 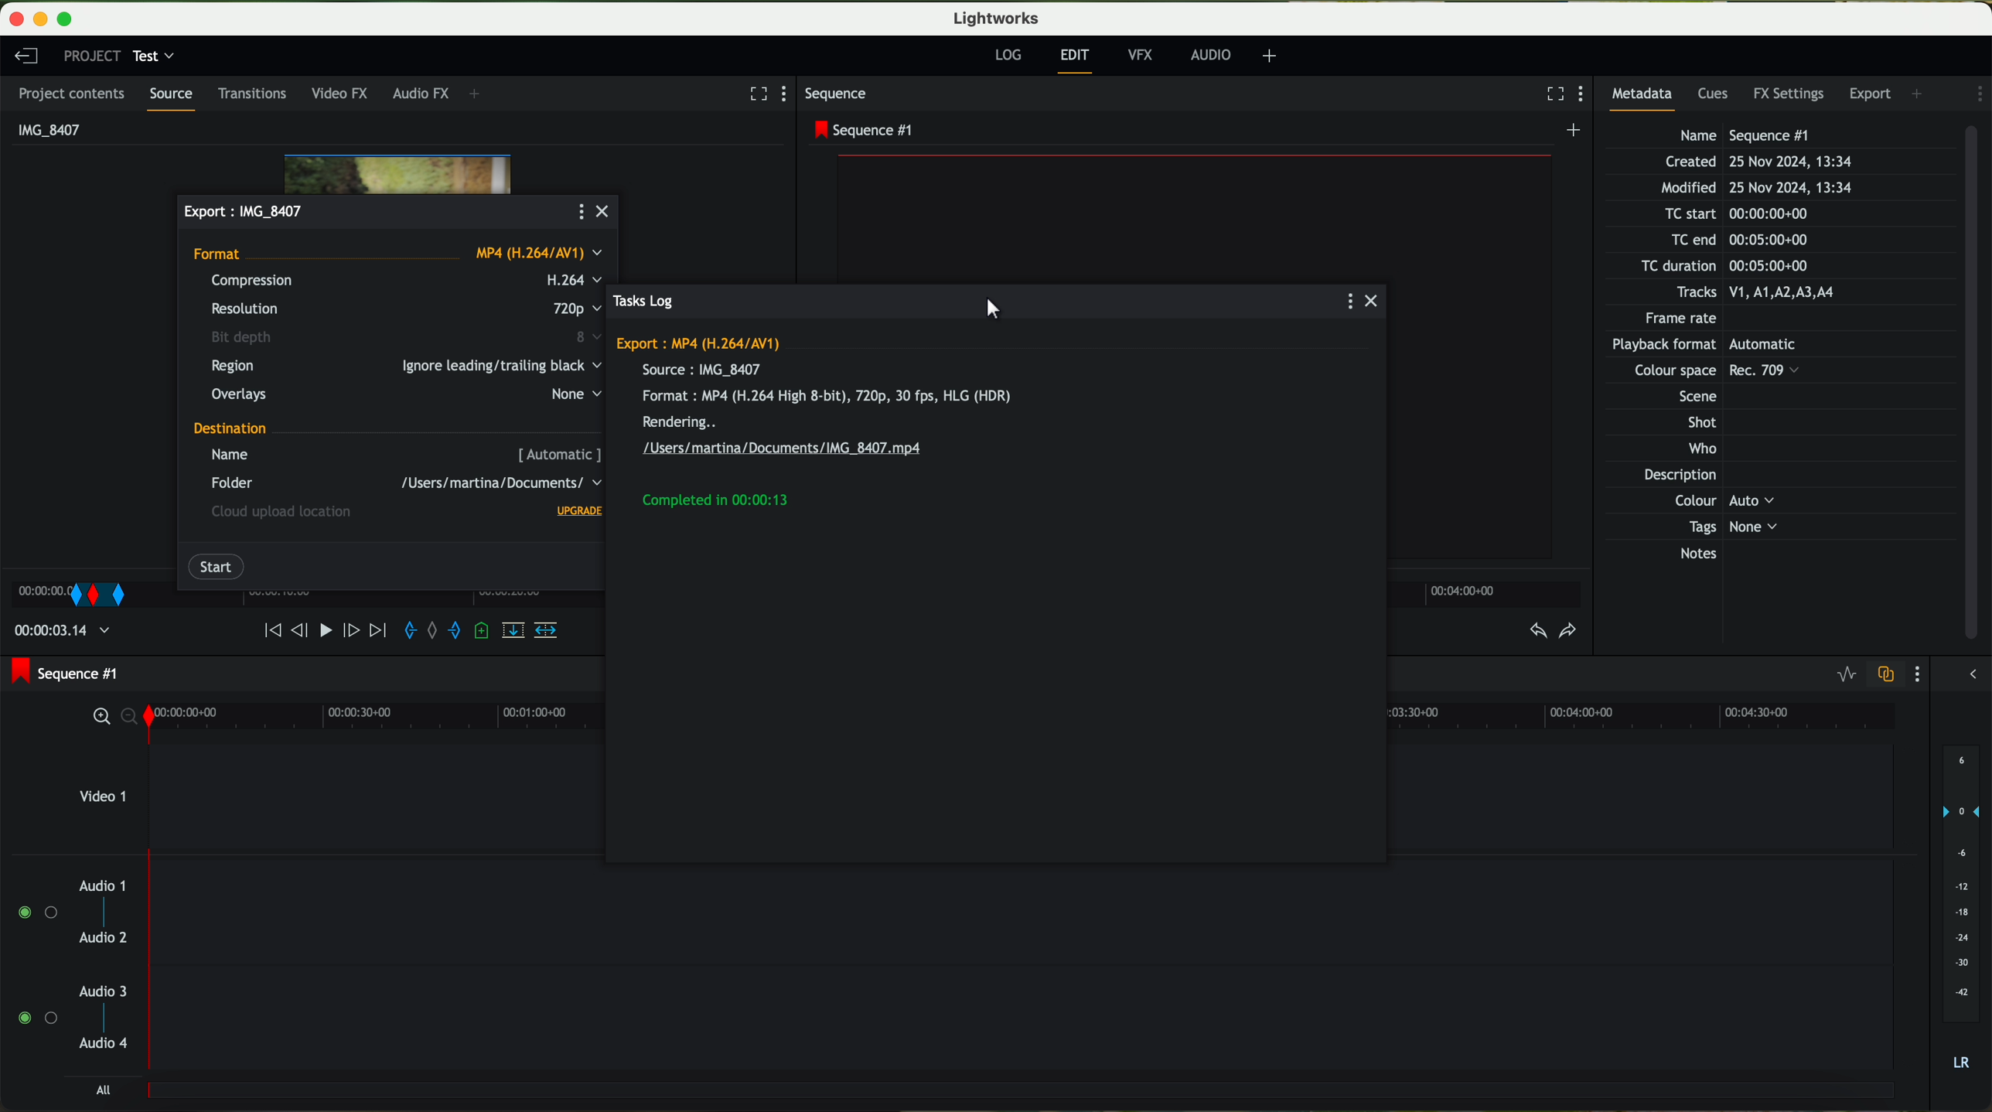 What do you see at coordinates (104, 940) in the screenshot?
I see `audio 2` at bounding box center [104, 940].